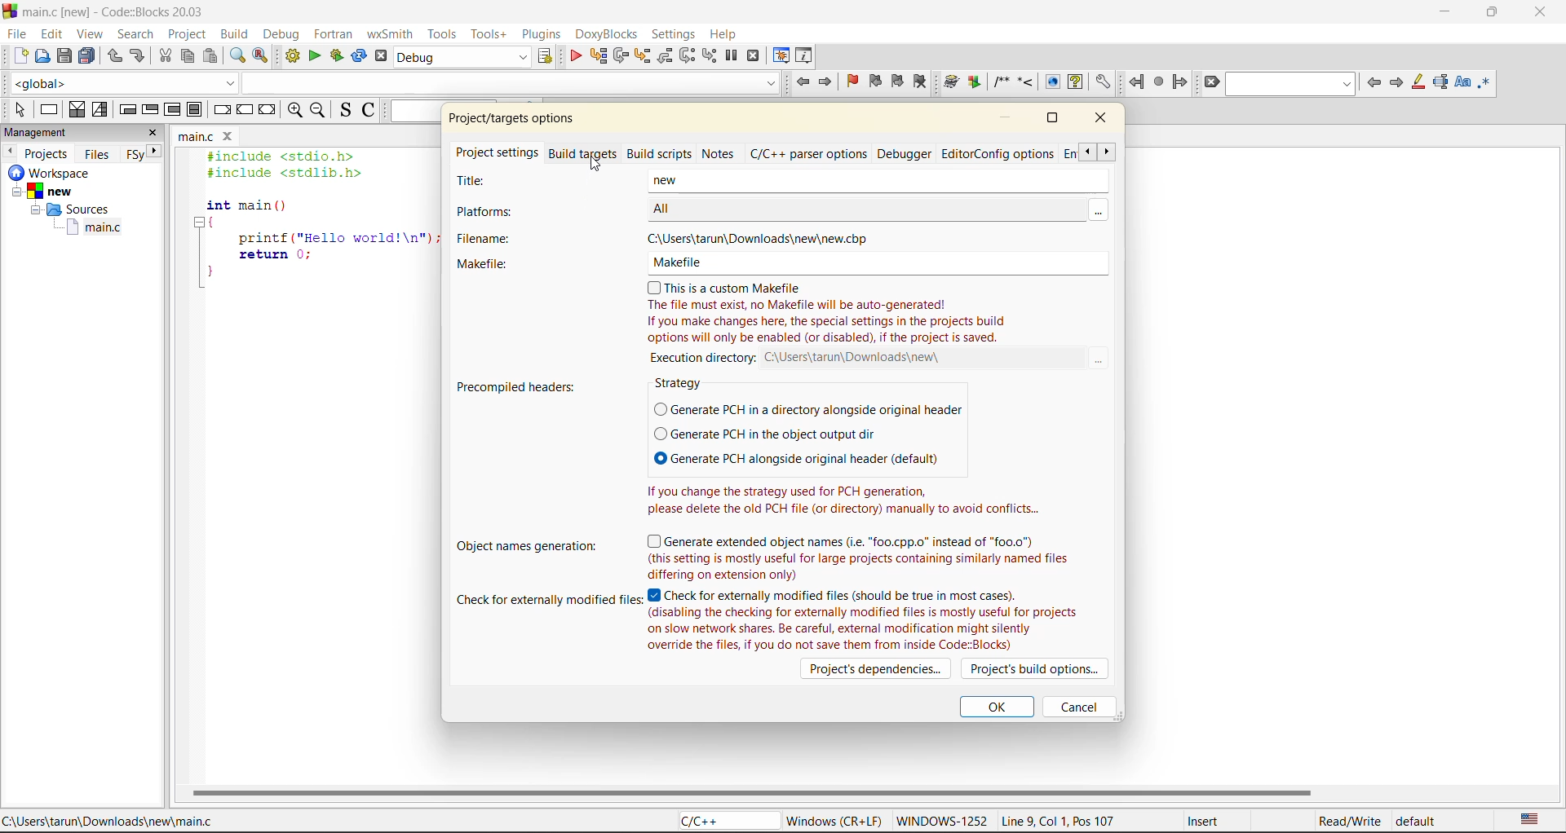  I want to click on text language, so click(1533, 820).